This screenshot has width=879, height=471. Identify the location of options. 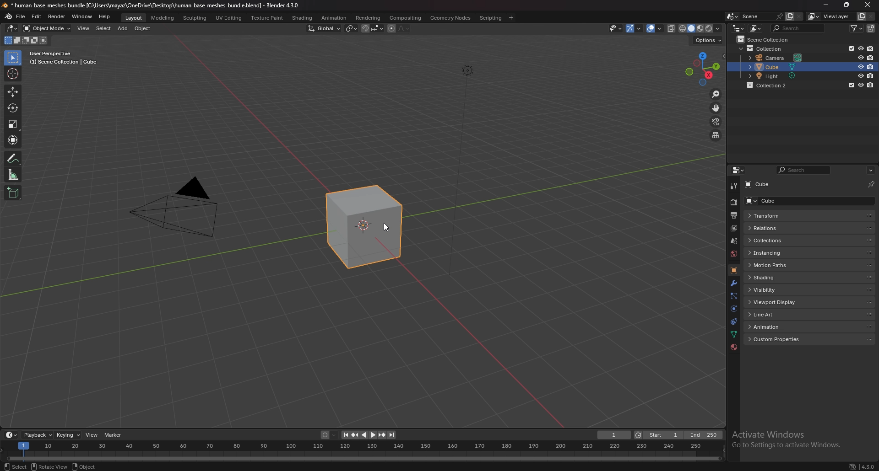
(708, 39).